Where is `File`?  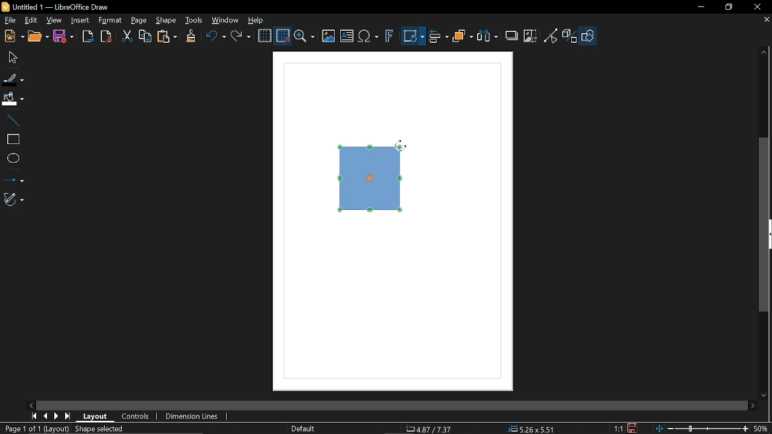
File is located at coordinates (9, 21).